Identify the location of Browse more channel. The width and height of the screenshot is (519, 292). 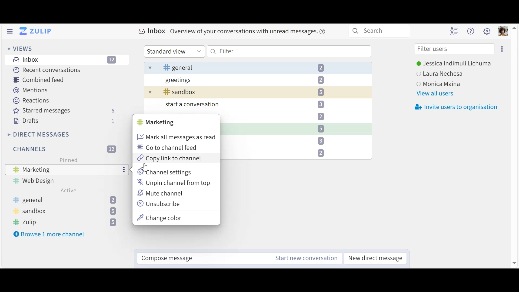
(49, 234).